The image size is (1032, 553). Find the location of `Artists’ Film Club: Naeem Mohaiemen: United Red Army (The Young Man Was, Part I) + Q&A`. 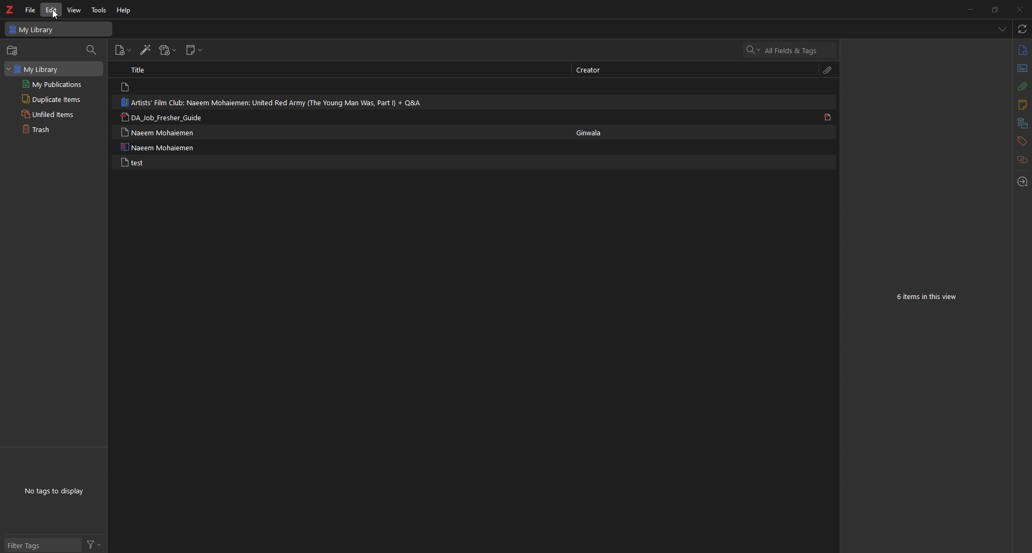

Artists’ Film Club: Naeem Mohaiemen: United Red Army (The Young Man Was, Part I) + Q&A is located at coordinates (277, 102).